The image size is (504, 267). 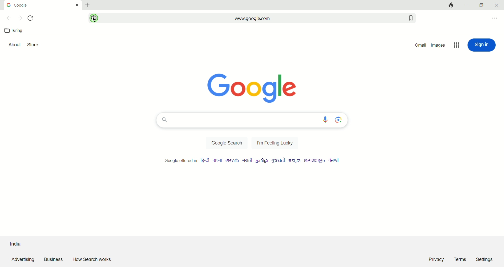 I want to click on voice search, so click(x=325, y=120).